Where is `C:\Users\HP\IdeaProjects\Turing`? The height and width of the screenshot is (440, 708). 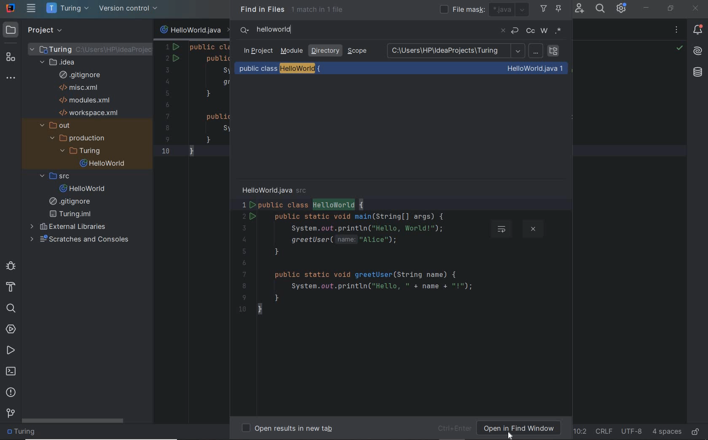 C:\Users\HP\IdeaProjects\Turing is located at coordinates (455, 50).